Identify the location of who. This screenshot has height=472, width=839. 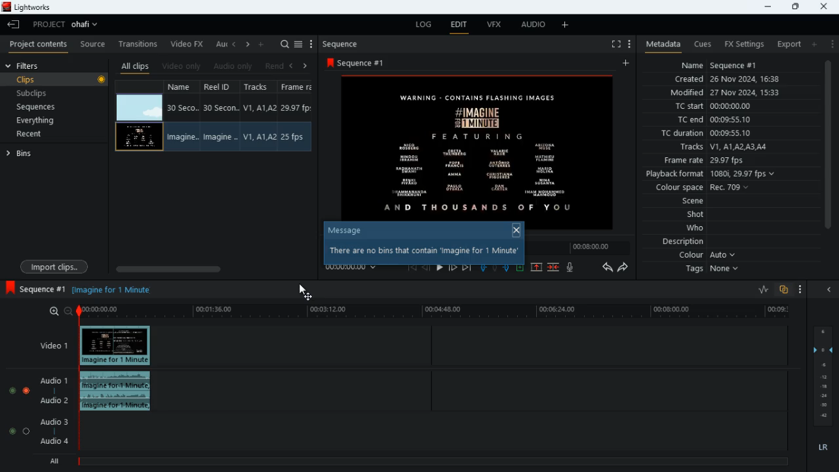
(698, 227).